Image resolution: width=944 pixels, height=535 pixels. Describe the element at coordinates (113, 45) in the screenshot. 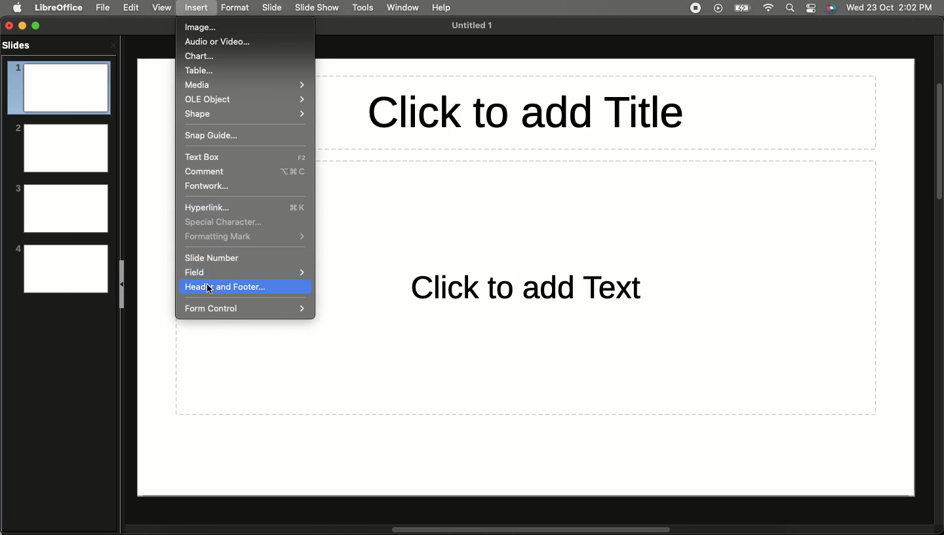

I see `Close` at that location.